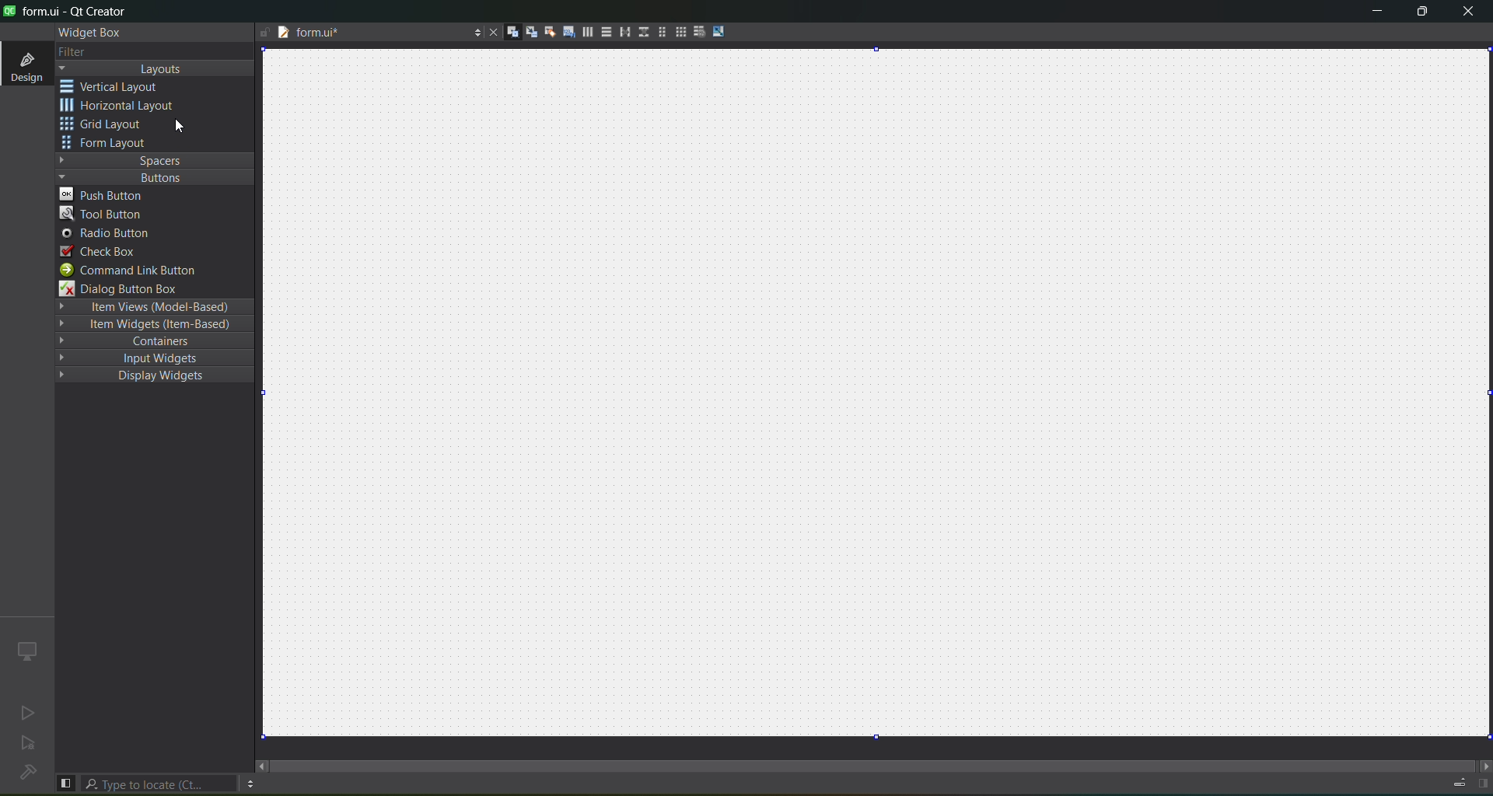 This screenshot has height=796, width=1493. What do you see at coordinates (25, 773) in the screenshot?
I see `no project loading` at bounding box center [25, 773].